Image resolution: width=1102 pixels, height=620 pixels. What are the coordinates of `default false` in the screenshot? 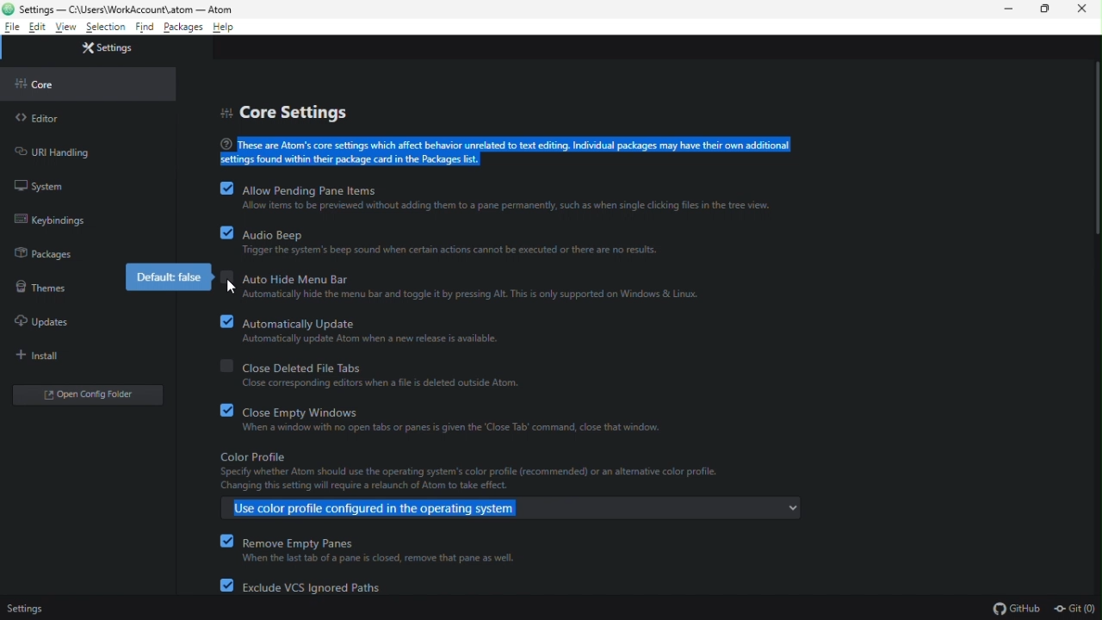 It's located at (171, 276).